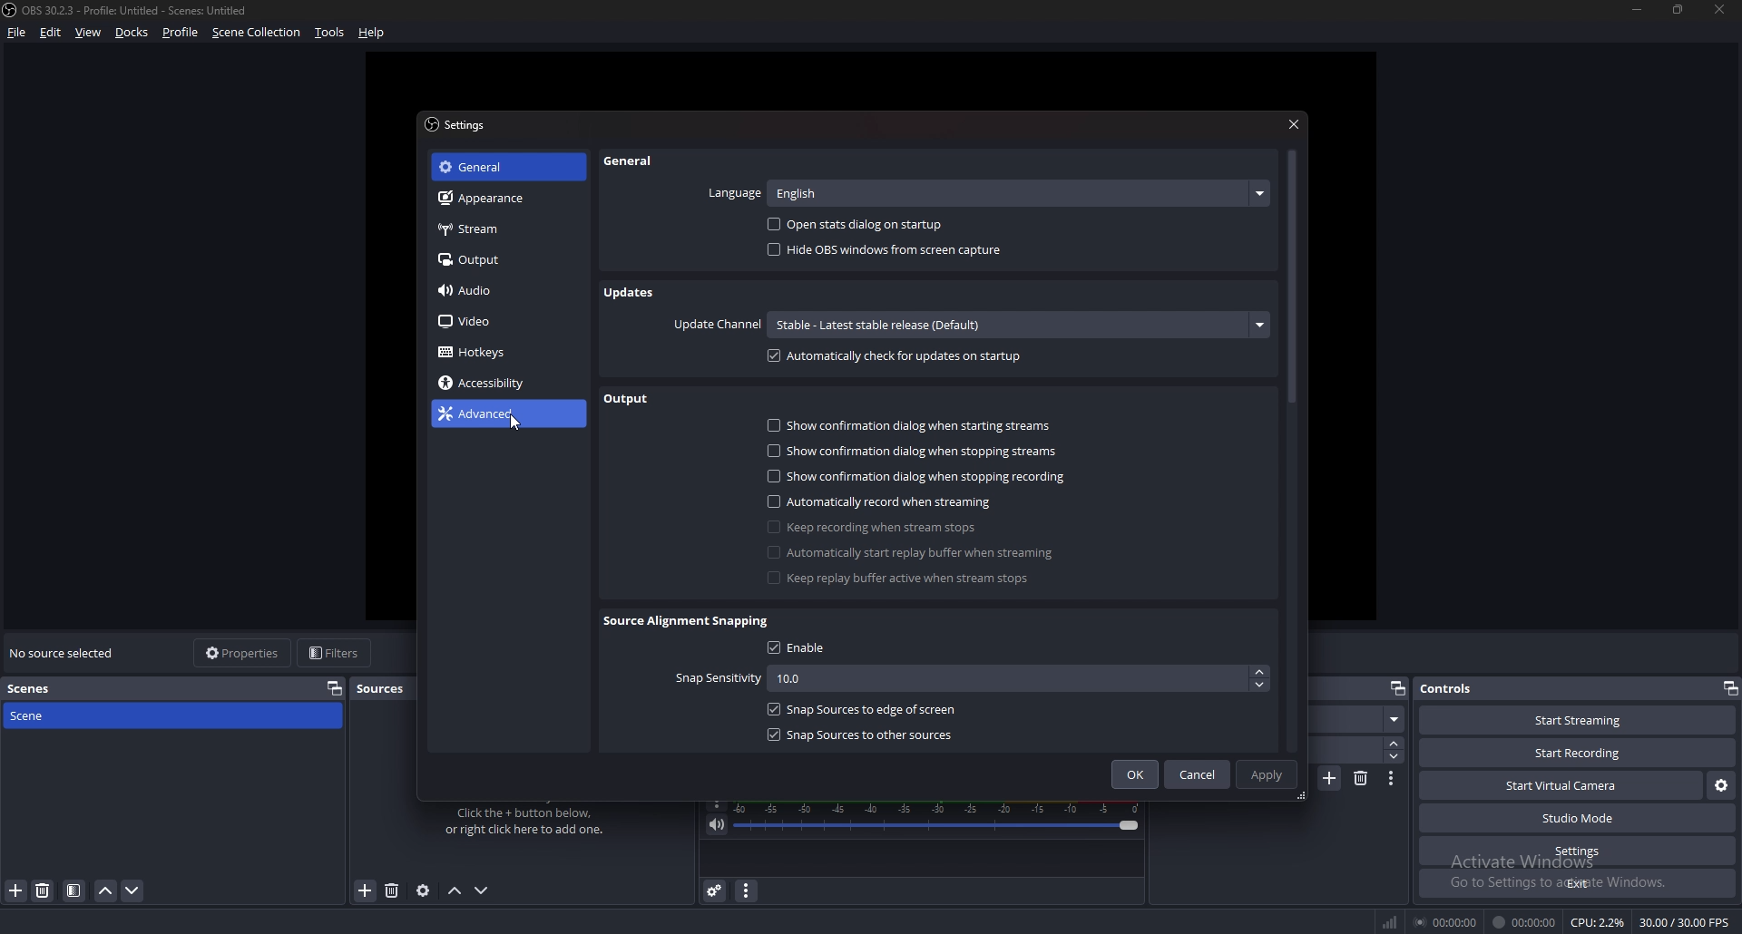  What do you see at coordinates (258, 32) in the screenshot?
I see `scene collection` at bounding box center [258, 32].